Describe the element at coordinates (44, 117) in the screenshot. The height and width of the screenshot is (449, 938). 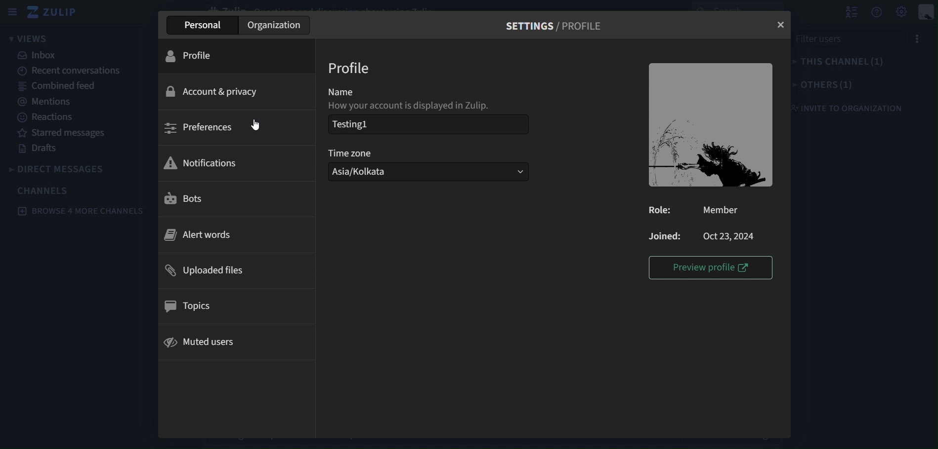
I see `reactions` at that location.